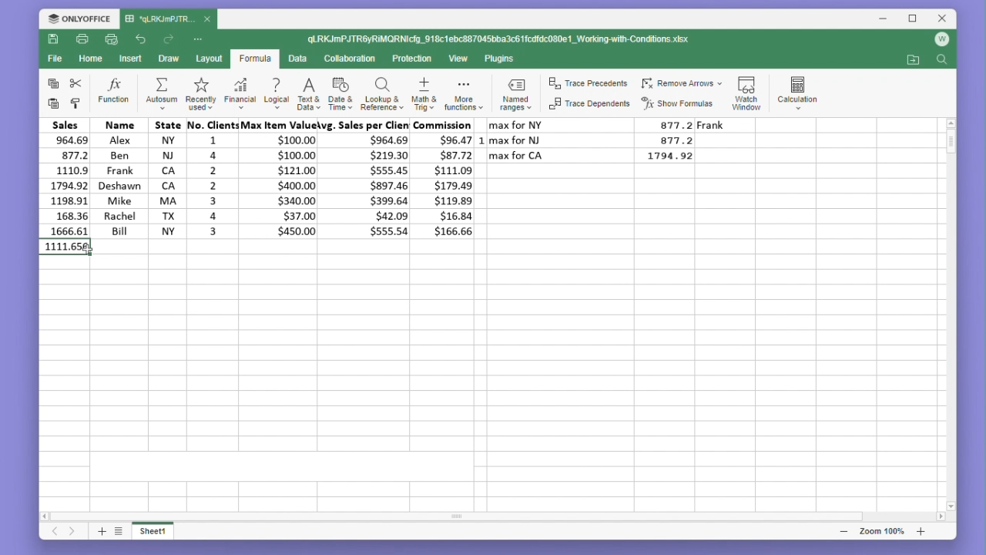 The height and width of the screenshot is (555, 986). Describe the element at coordinates (938, 19) in the screenshot. I see `Close` at that location.